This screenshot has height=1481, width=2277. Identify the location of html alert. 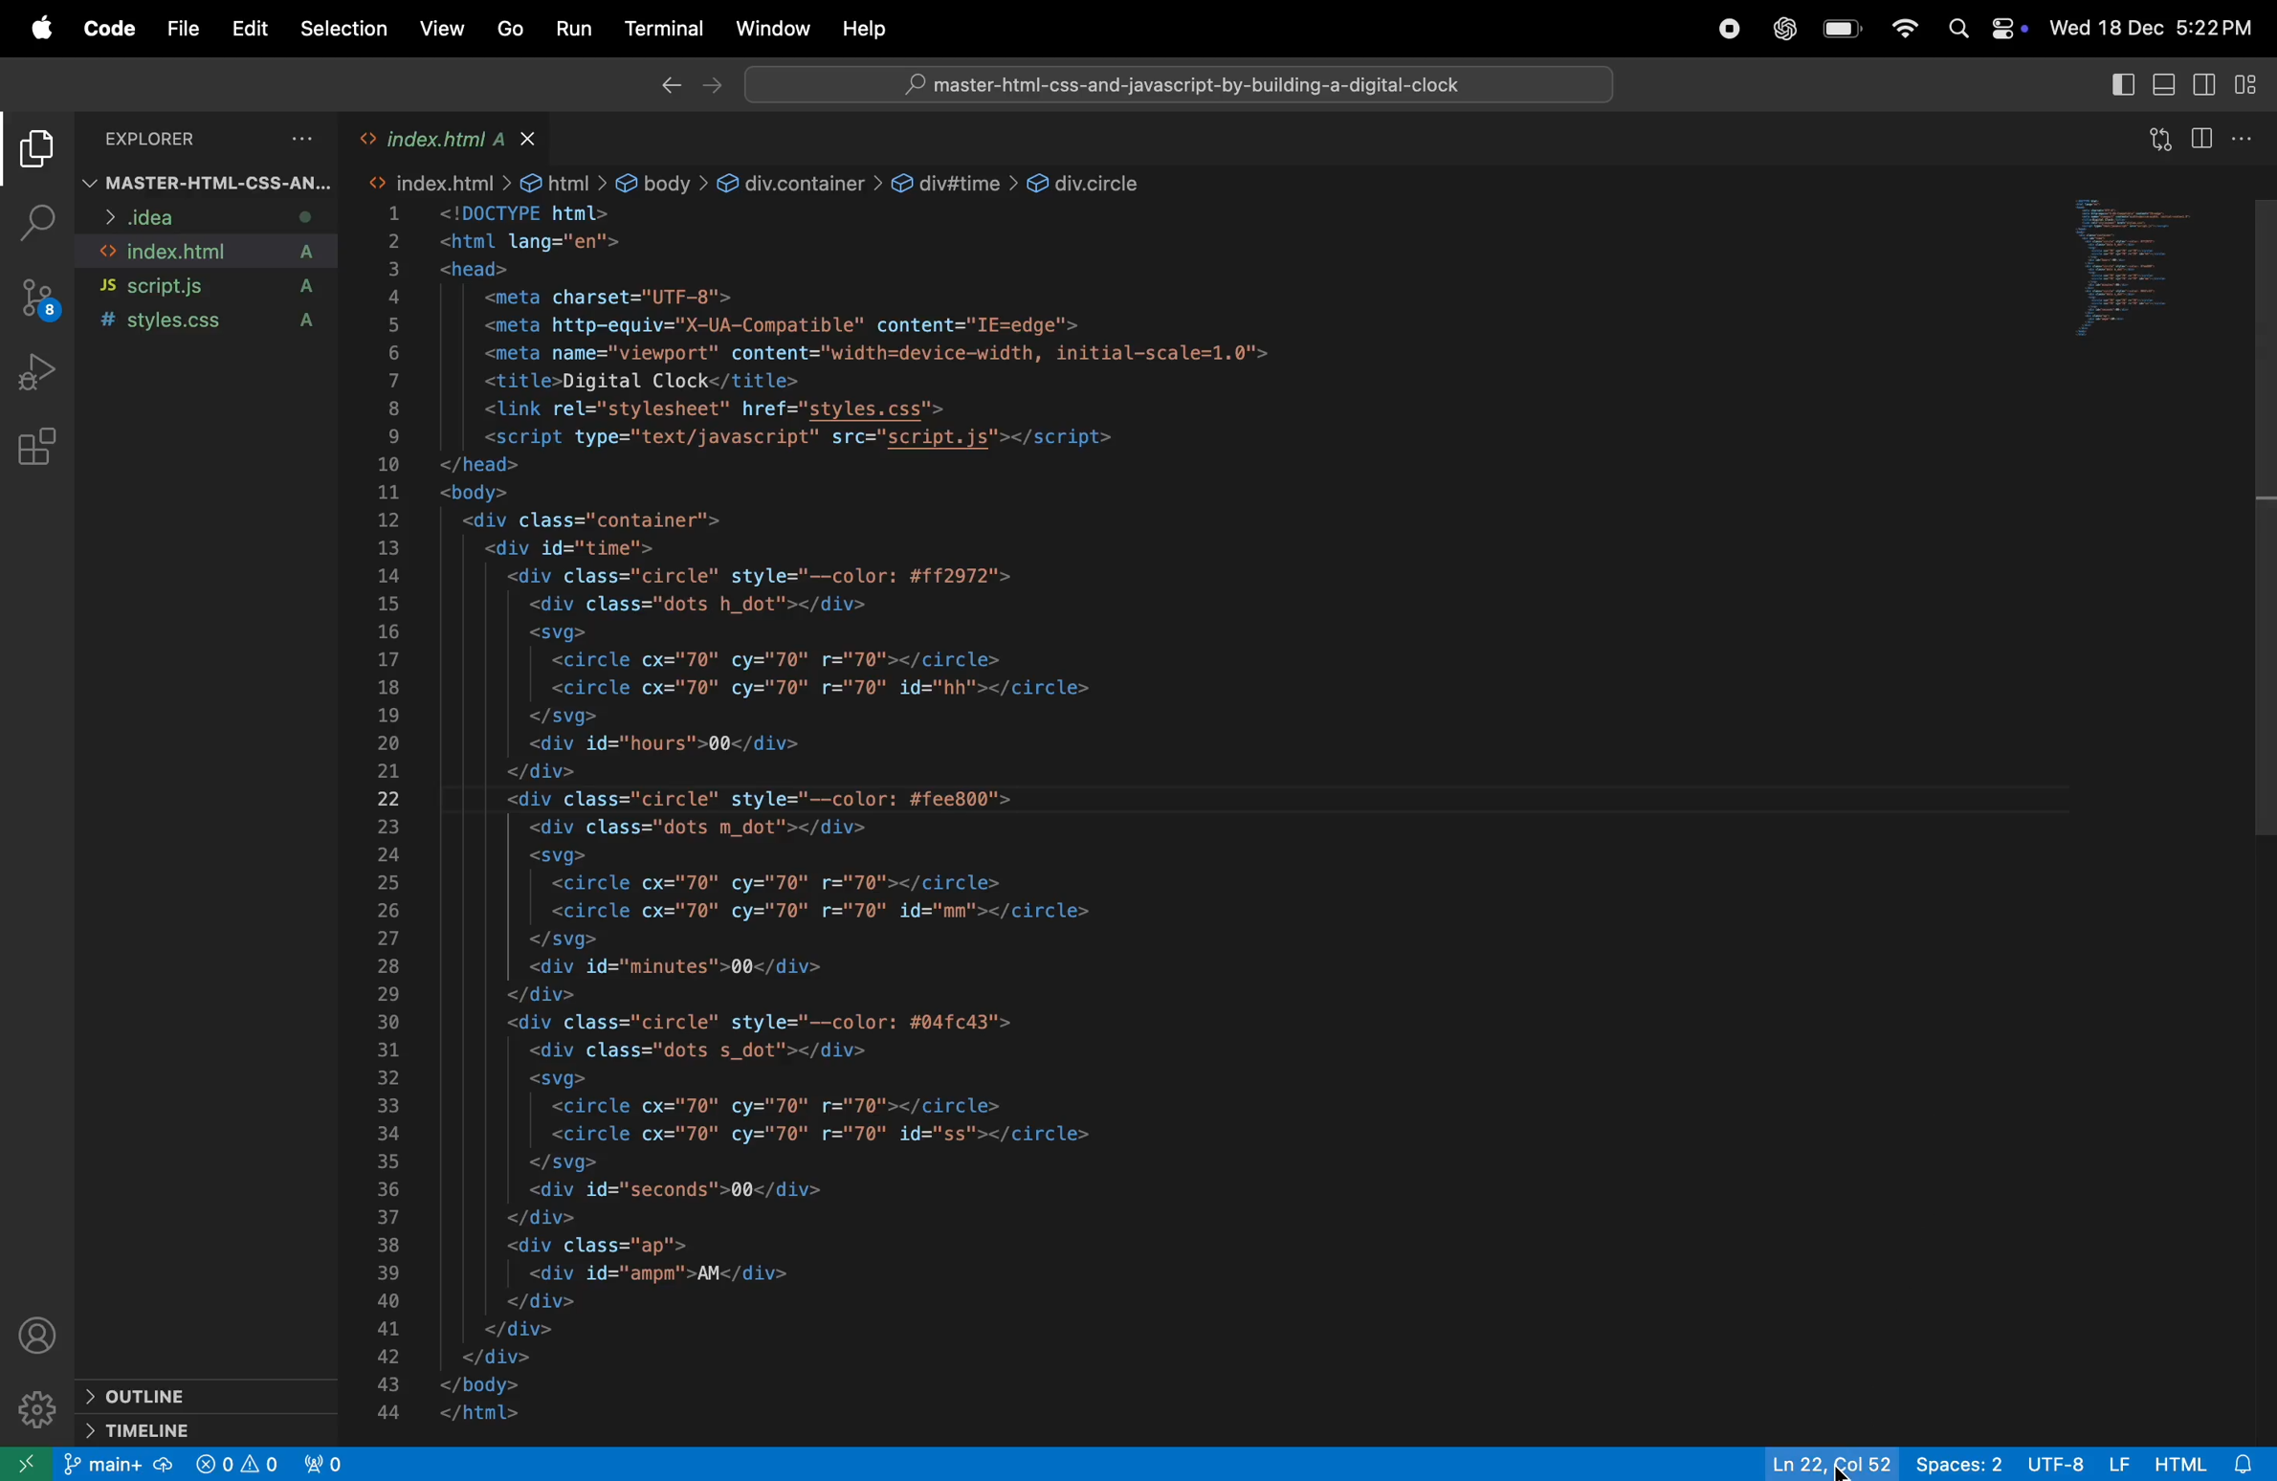
(2207, 1460).